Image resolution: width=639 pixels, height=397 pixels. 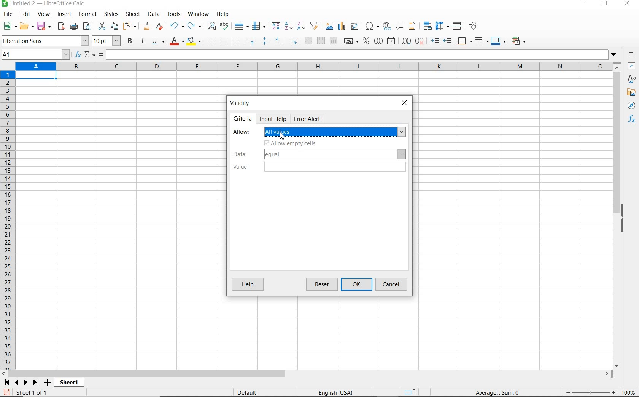 What do you see at coordinates (176, 26) in the screenshot?
I see `undo` at bounding box center [176, 26].